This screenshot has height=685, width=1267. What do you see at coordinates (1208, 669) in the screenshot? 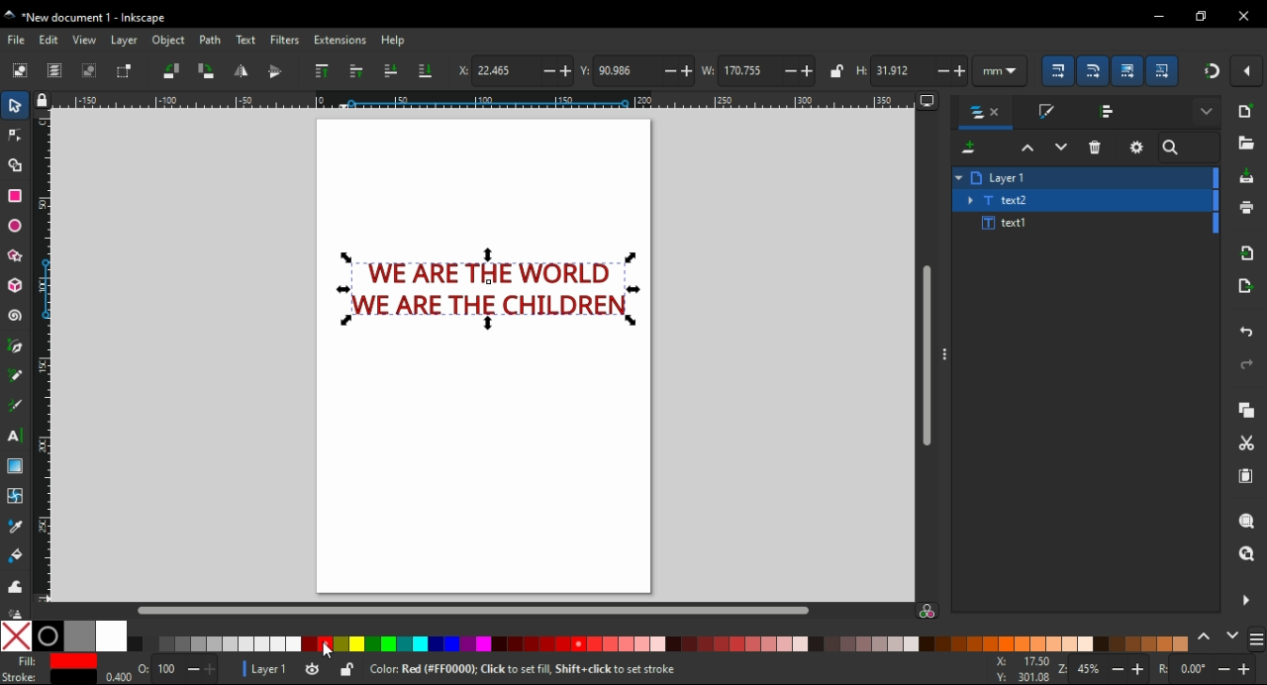
I see `rotation` at bounding box center [1208, 669].